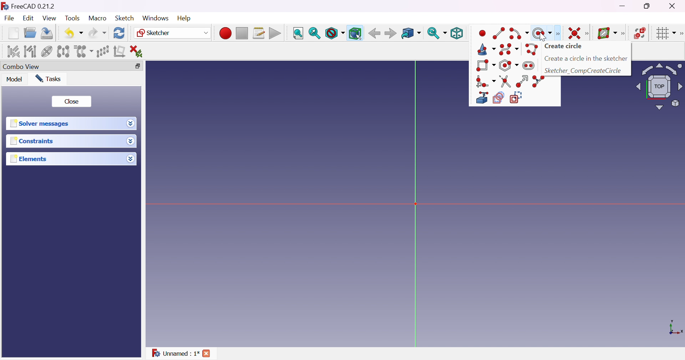 The width and height of the screenshot is (685, 360). I want to click on [Sketcher edit tools], so click(681, 32).